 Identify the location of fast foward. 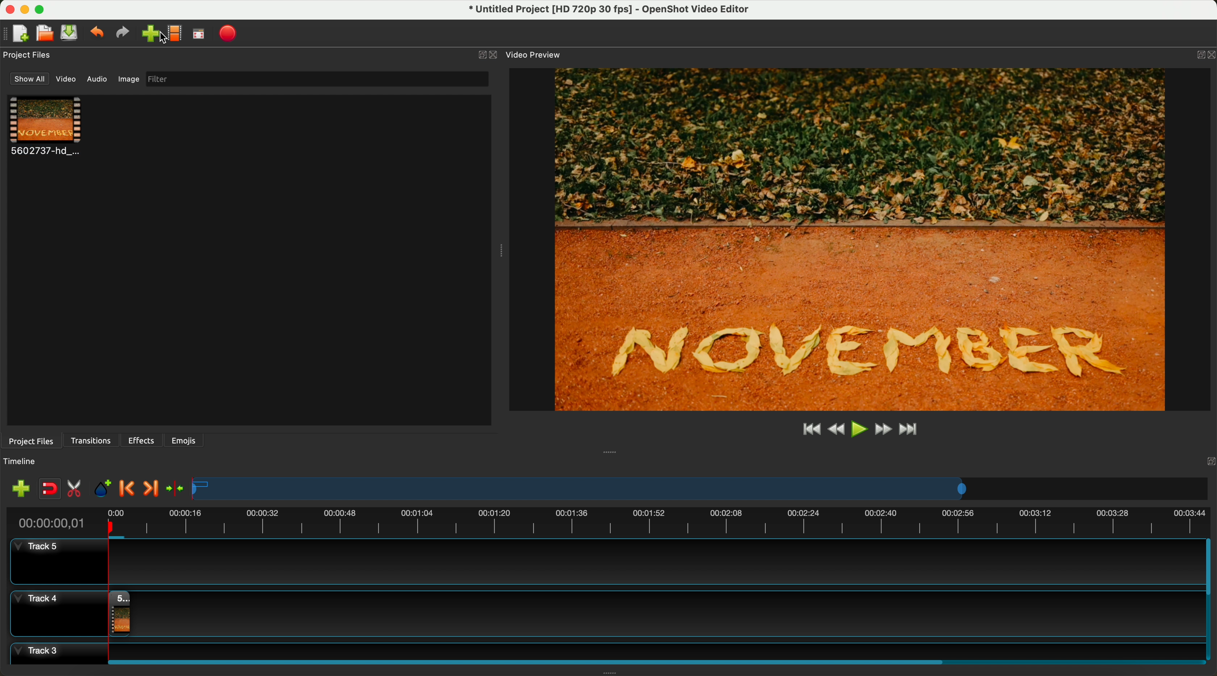
(882, 430).